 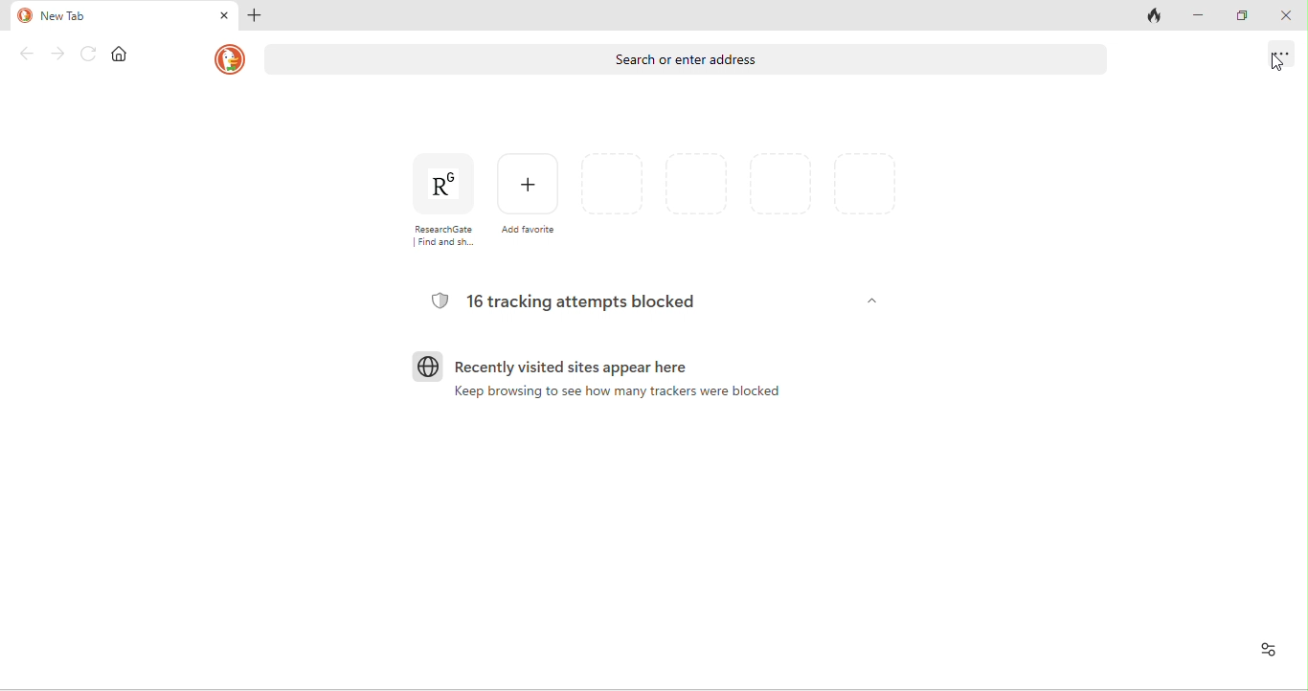 What do you see at coordinates (222, 15) in the screenshot?
I see `close tab` at bounding box center [222, 15].